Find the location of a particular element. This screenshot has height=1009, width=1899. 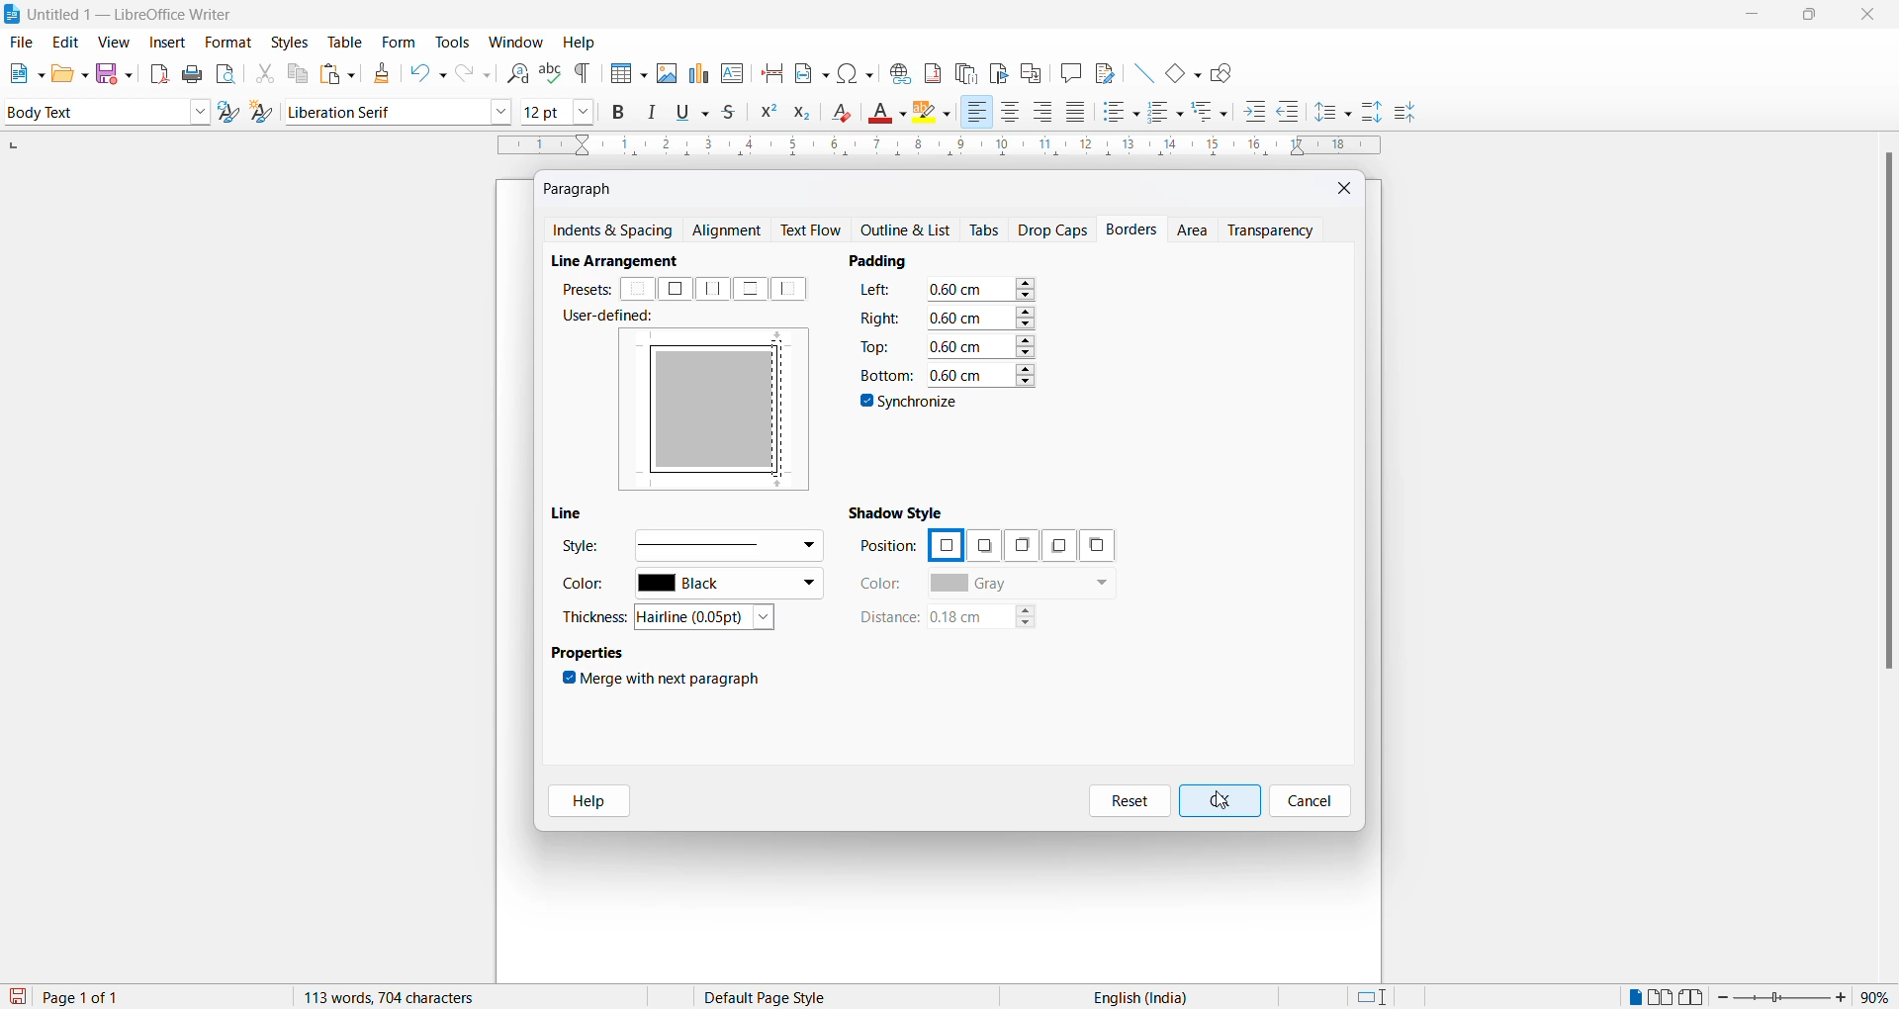

paragraph border is located at coordinates (784, 406).